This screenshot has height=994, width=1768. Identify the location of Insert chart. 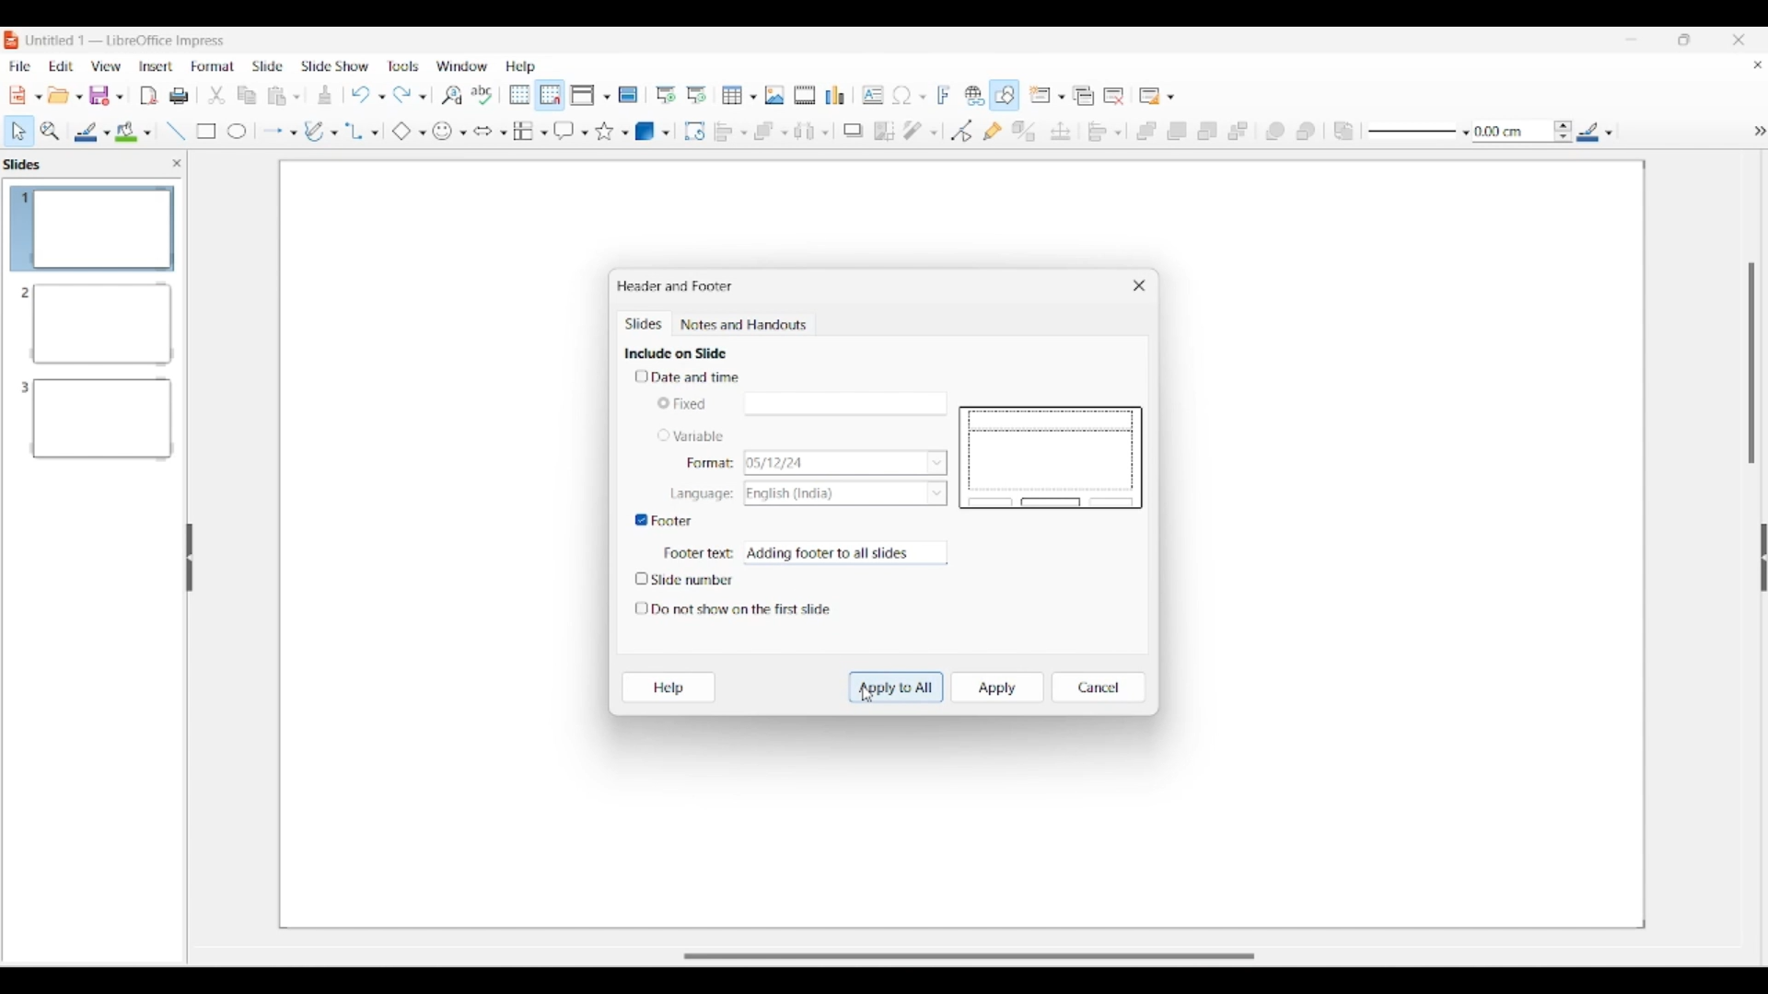
(834, 95).